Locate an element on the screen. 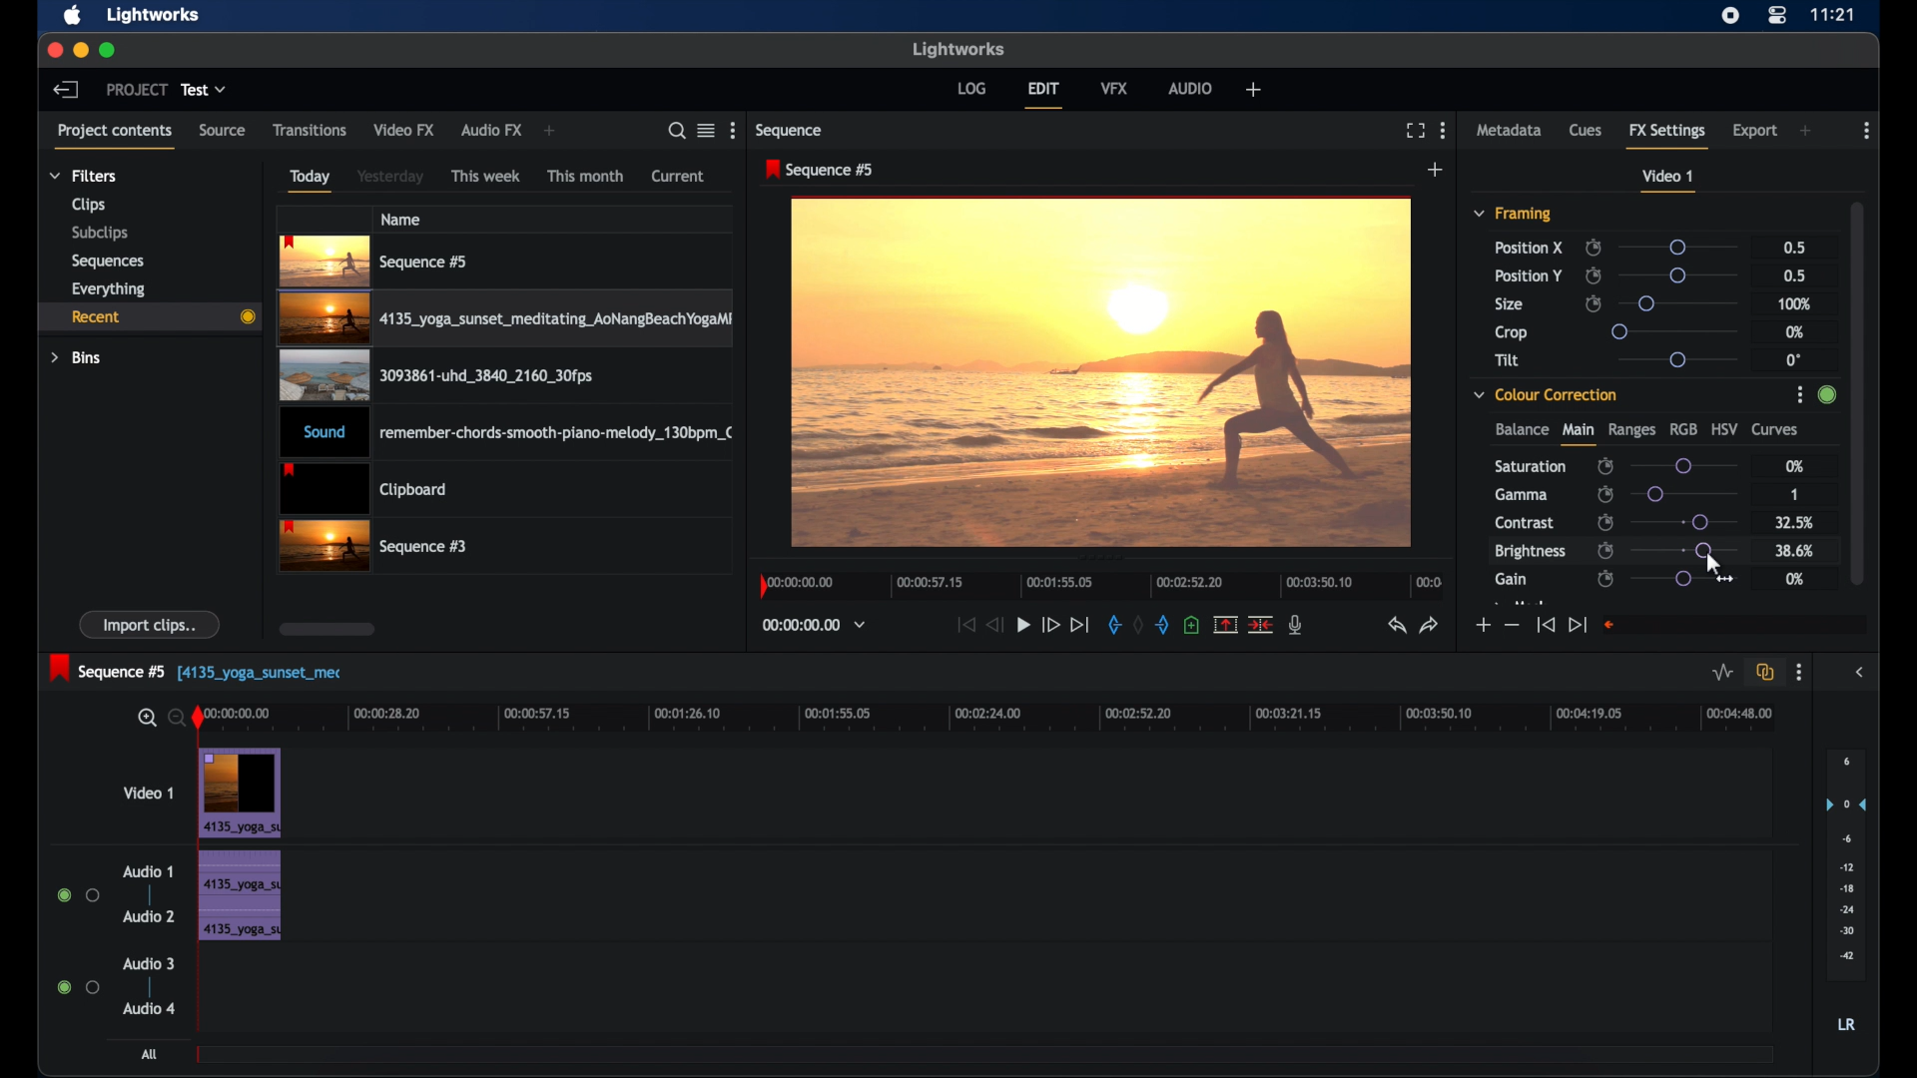 Image resolution: width=1917 pixels, height=1078 pixels. slider is located at coordinates (1676, 248).